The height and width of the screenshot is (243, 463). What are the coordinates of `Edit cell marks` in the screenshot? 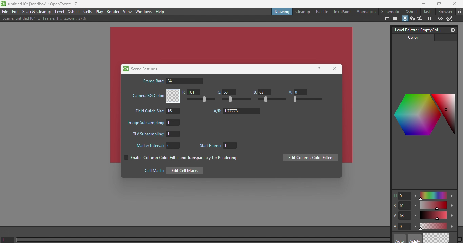 It's located at (172, 170).